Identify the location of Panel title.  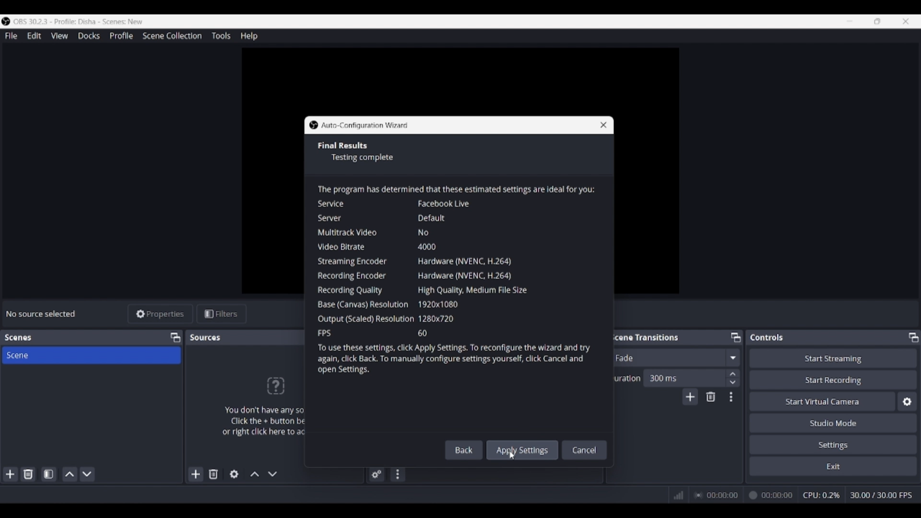
(206, 337).